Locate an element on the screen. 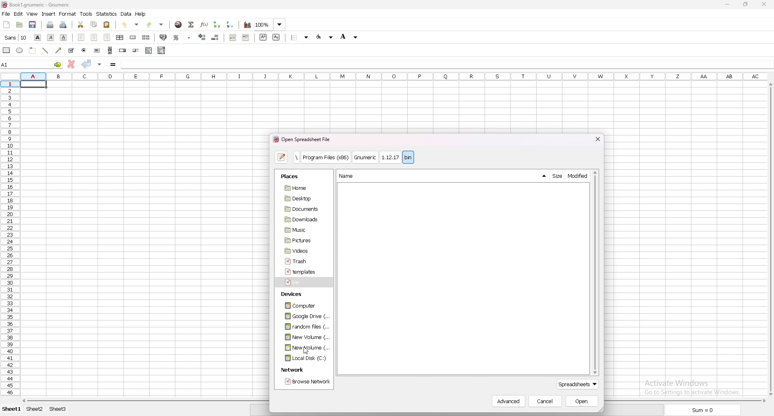 Image resolution: width=774 pixels, height=416 pixels. copy is located at coordinates (94, 24).